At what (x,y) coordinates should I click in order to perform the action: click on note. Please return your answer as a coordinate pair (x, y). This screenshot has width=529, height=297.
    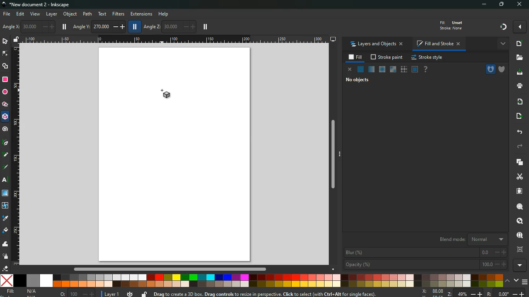
    Looking at the image, I should click on (6, 154).